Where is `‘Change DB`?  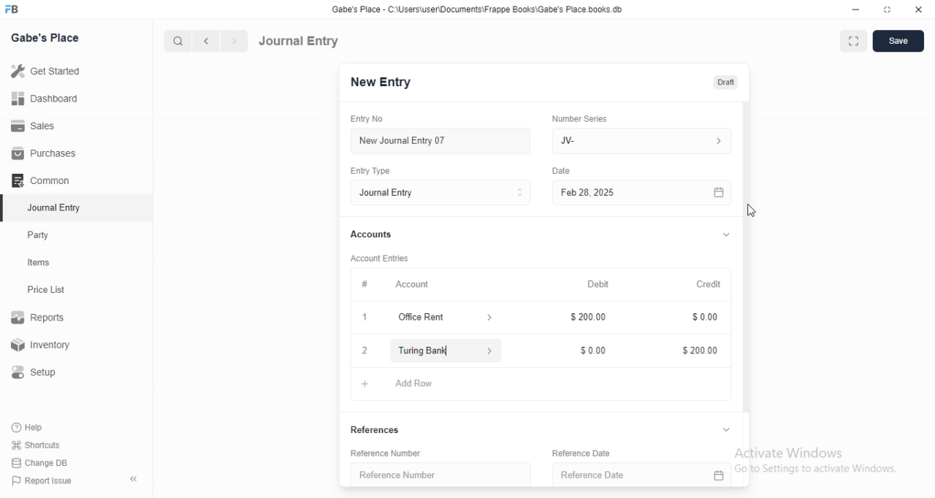
‘Change DB is located at coordinates (40, 463).